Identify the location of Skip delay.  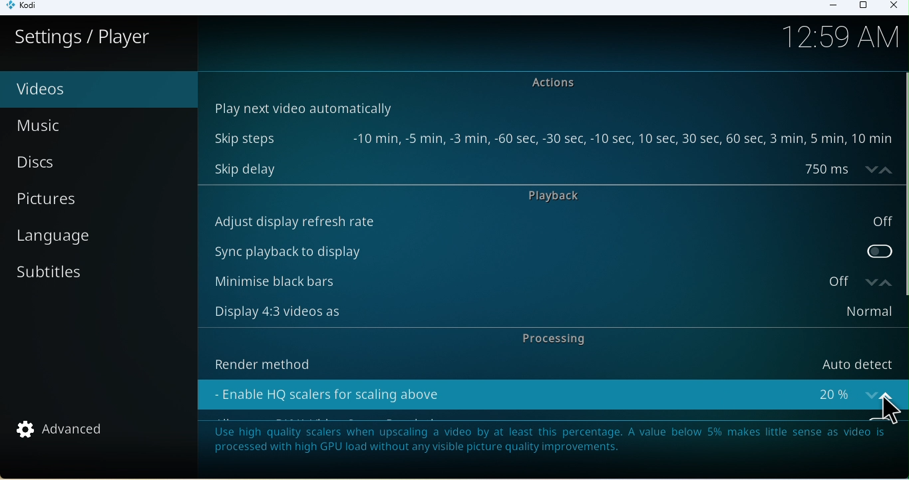
(531, 168).